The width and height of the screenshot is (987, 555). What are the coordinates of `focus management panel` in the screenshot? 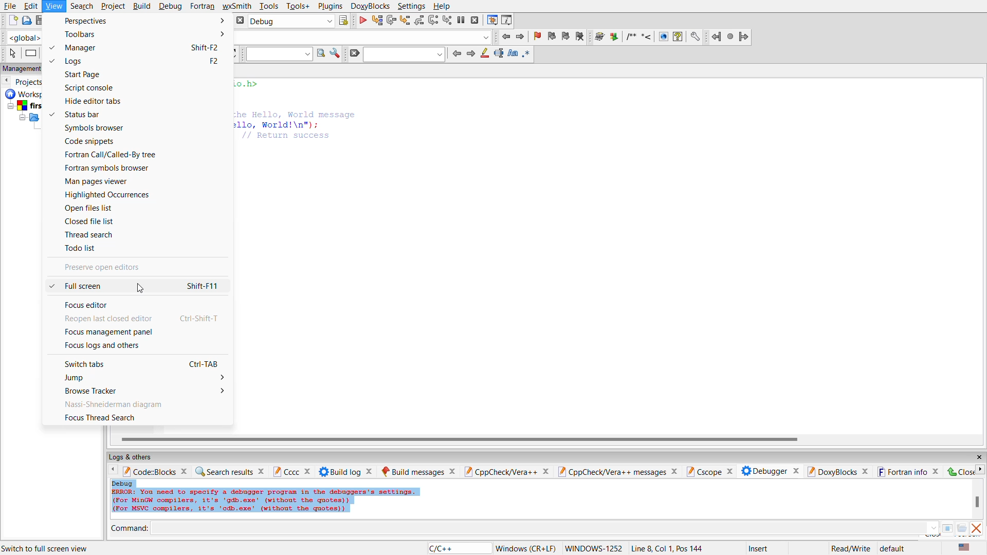 It's located at (114, 331).